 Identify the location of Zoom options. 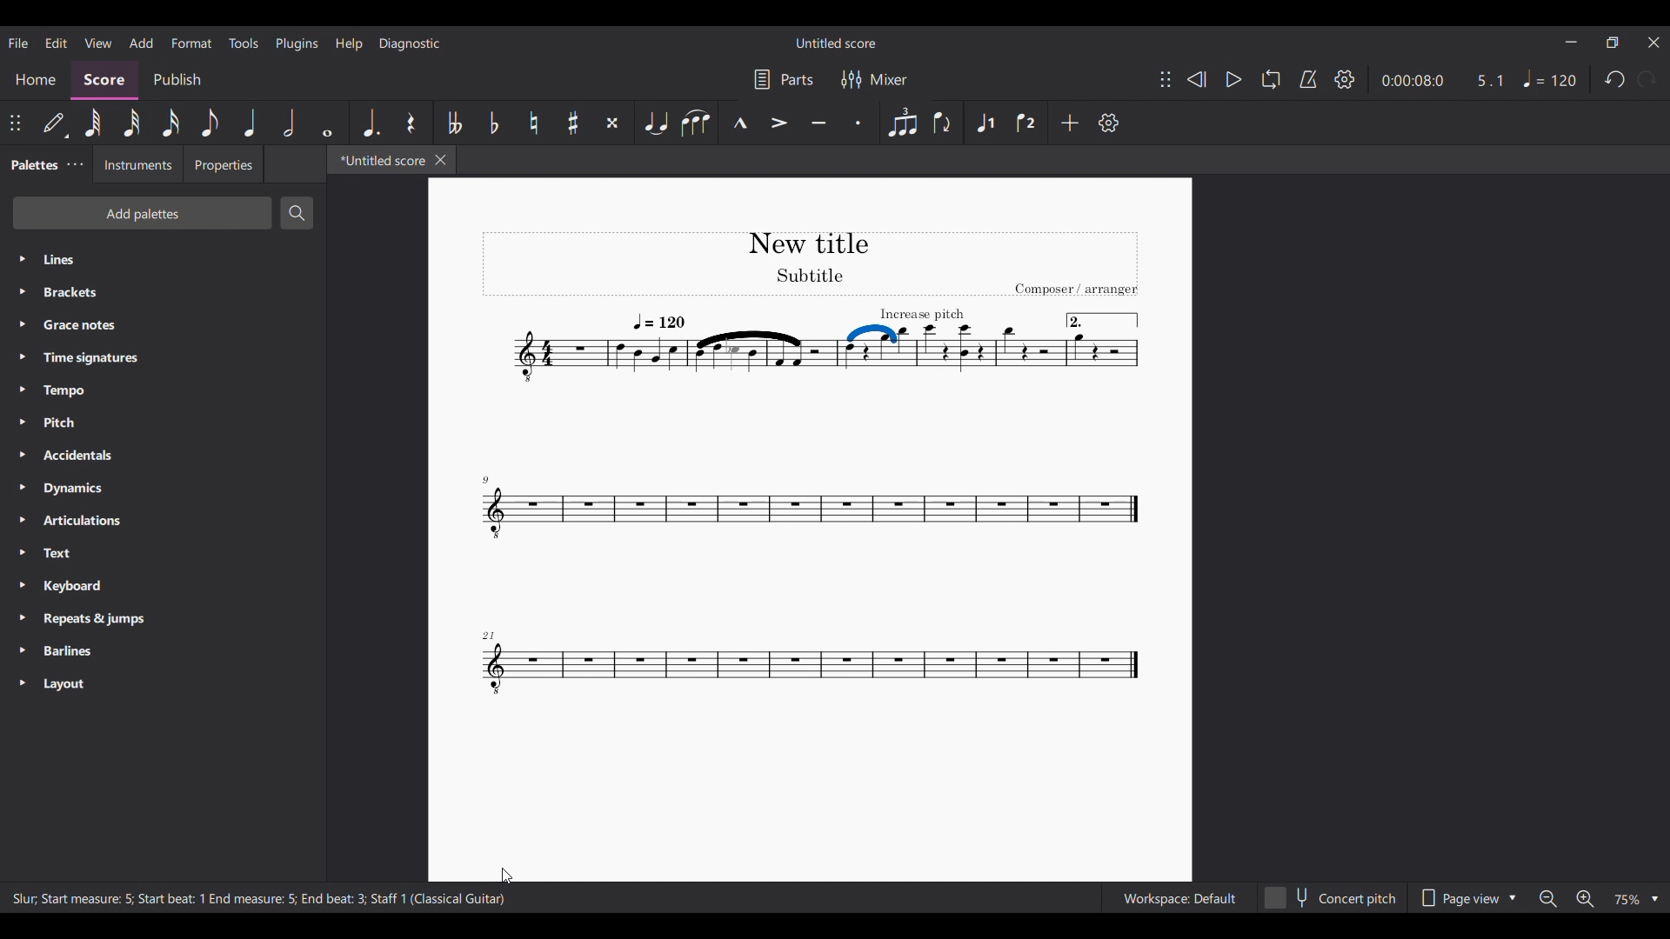
(1636, 899).